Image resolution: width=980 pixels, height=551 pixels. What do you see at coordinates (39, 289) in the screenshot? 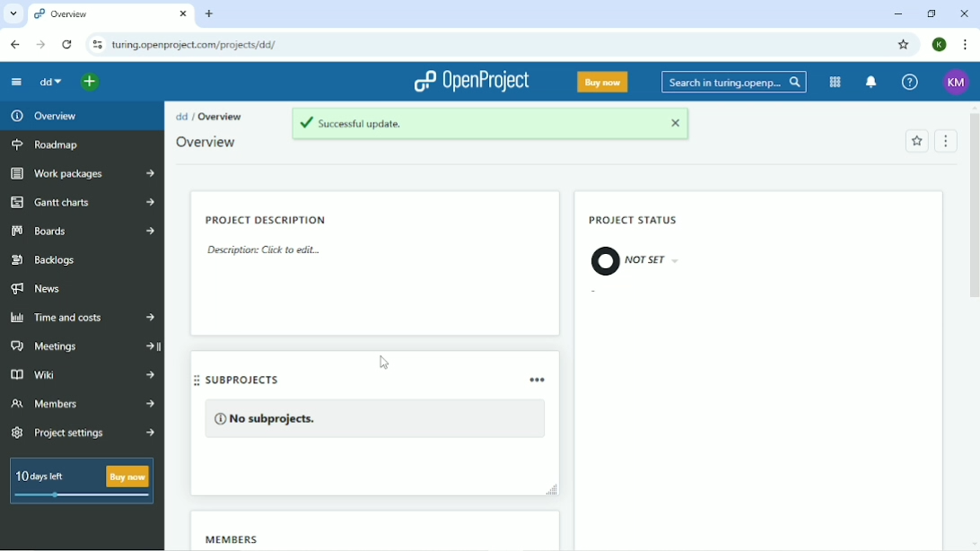
I see `News` at bounding box center [39, 289].